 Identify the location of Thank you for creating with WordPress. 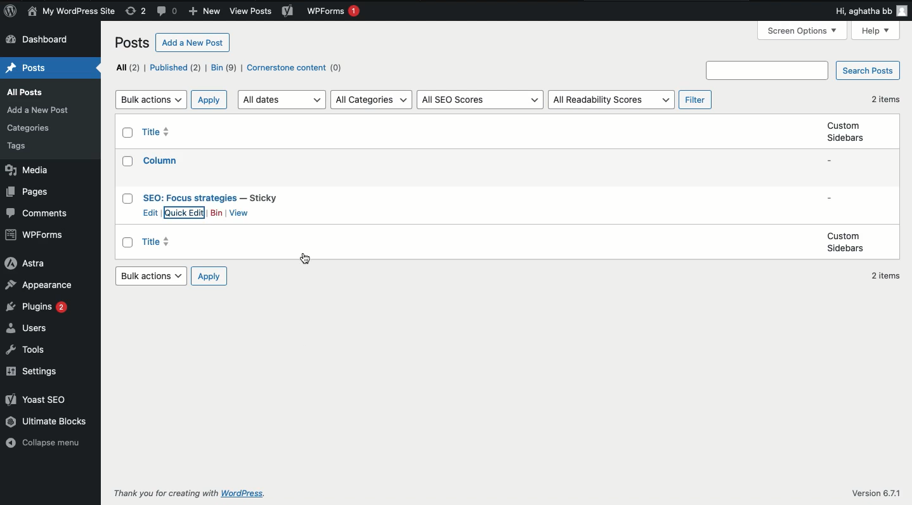
(166, 493).